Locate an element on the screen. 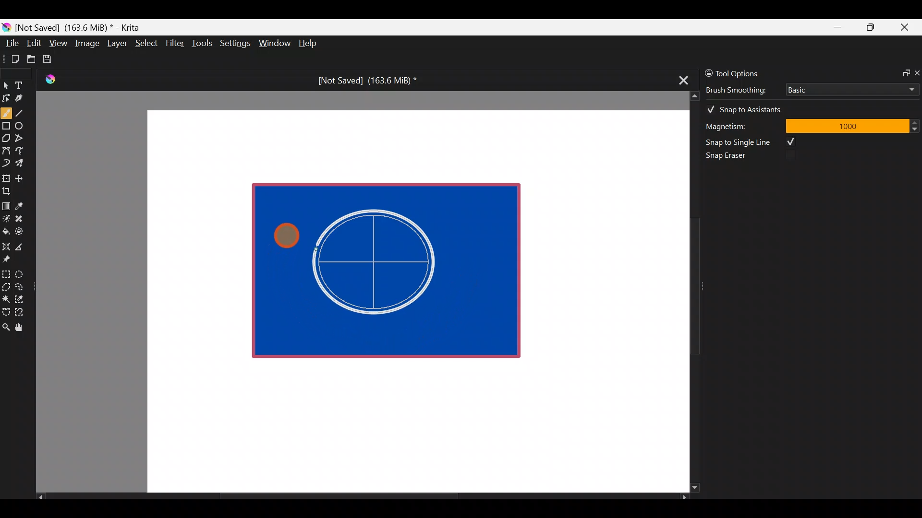 The image size is (922, 518). Calligraphy is located at coordinates (26, 100).